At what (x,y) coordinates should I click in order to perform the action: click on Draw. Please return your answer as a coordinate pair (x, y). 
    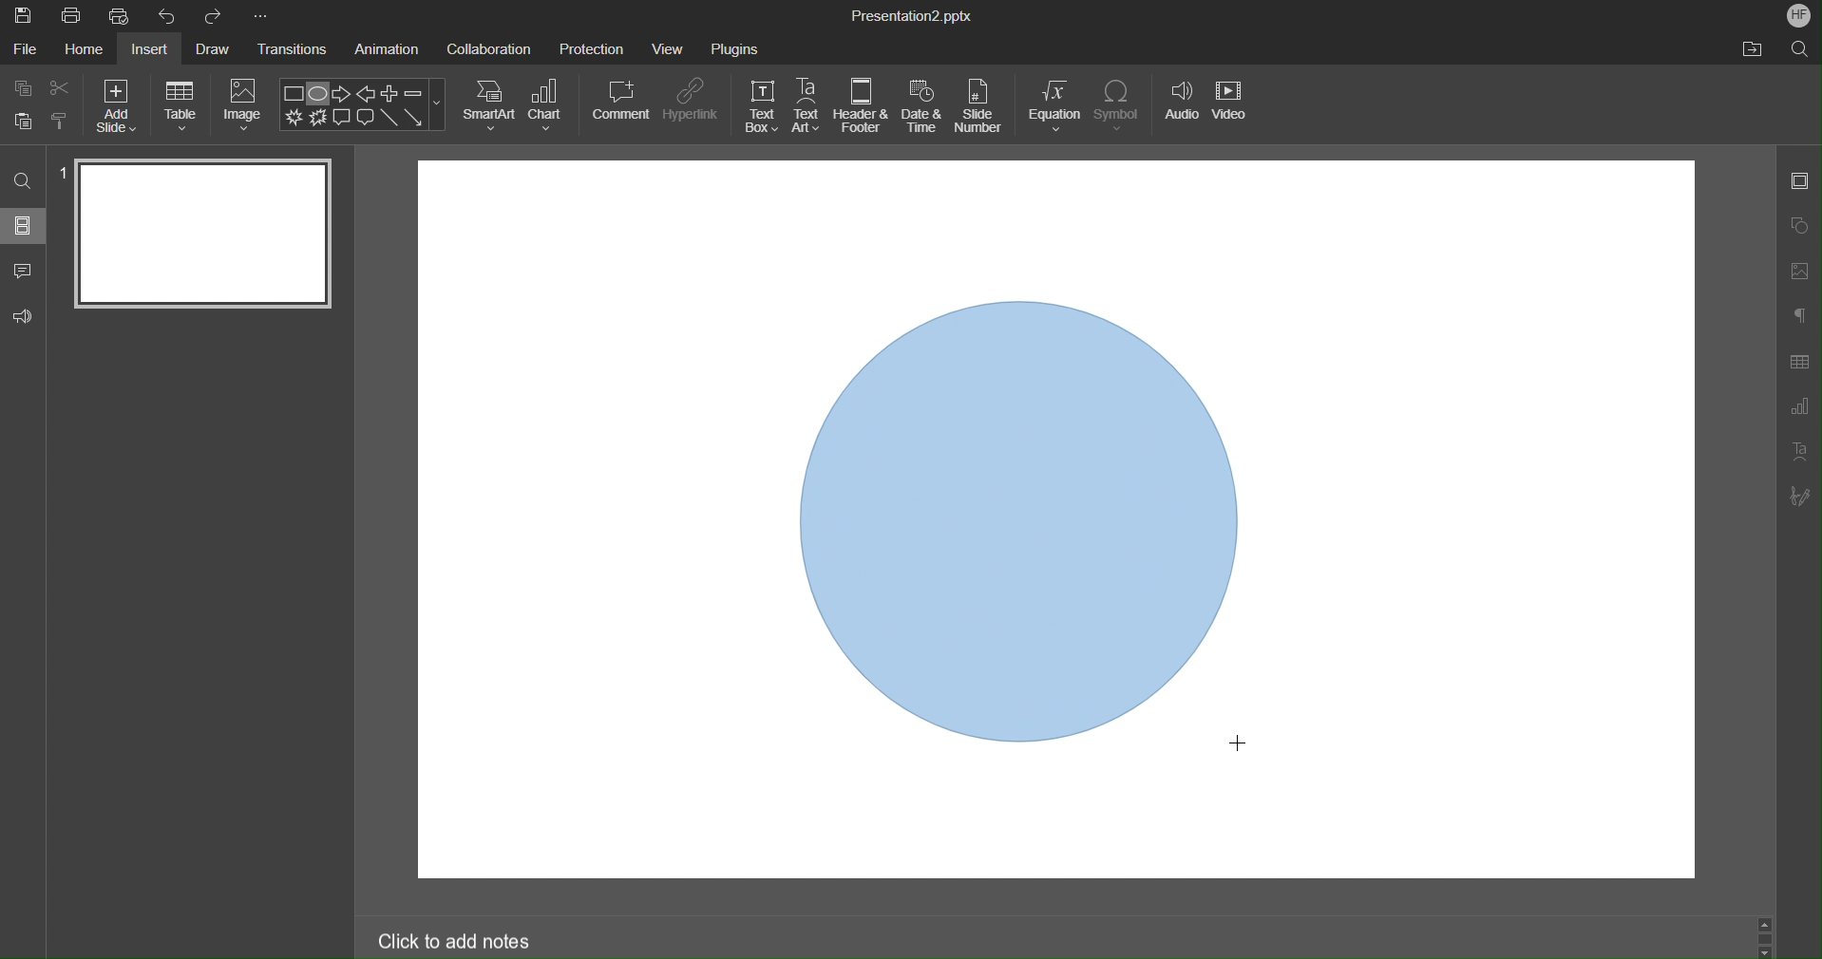
    Looking at the image, I should click on (217, 49).